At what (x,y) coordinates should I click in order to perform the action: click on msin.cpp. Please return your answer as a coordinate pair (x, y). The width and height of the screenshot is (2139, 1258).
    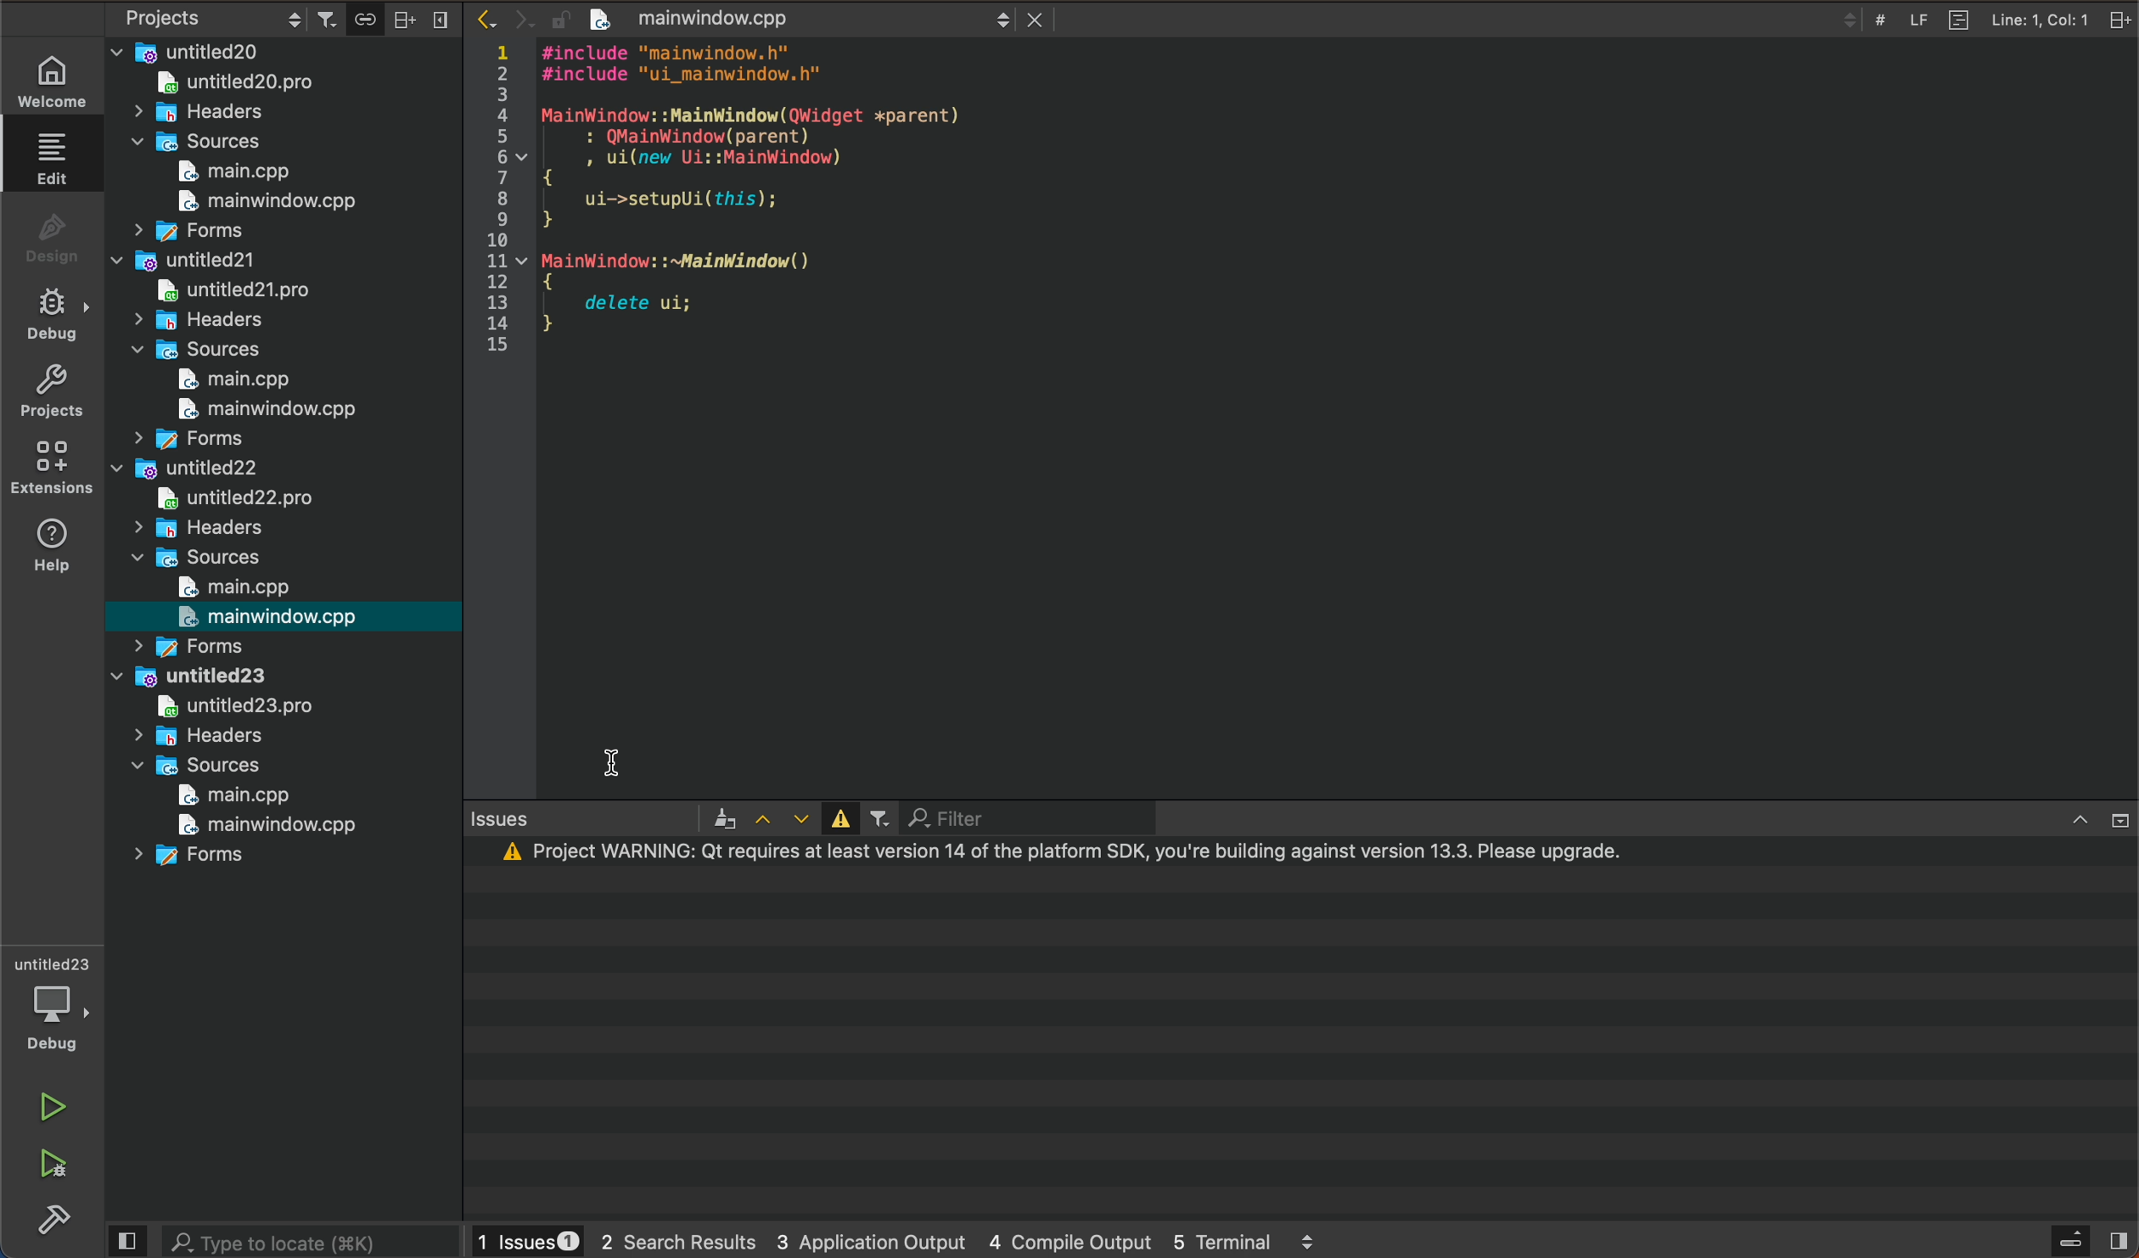
    Looking at the image, I should click on (229, 795).